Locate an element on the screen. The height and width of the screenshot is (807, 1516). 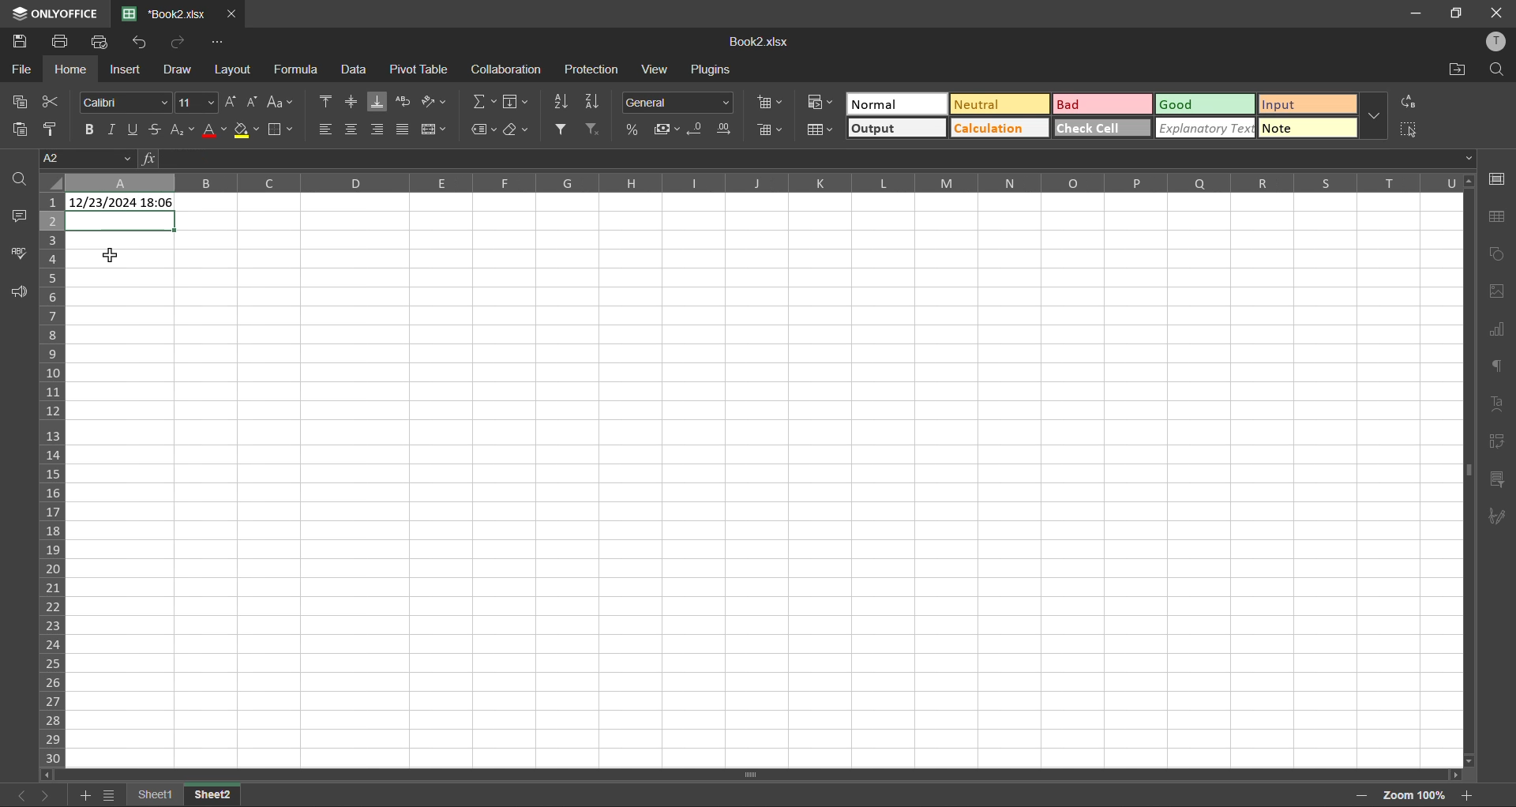
replace is located at coordinates (1409, 103).